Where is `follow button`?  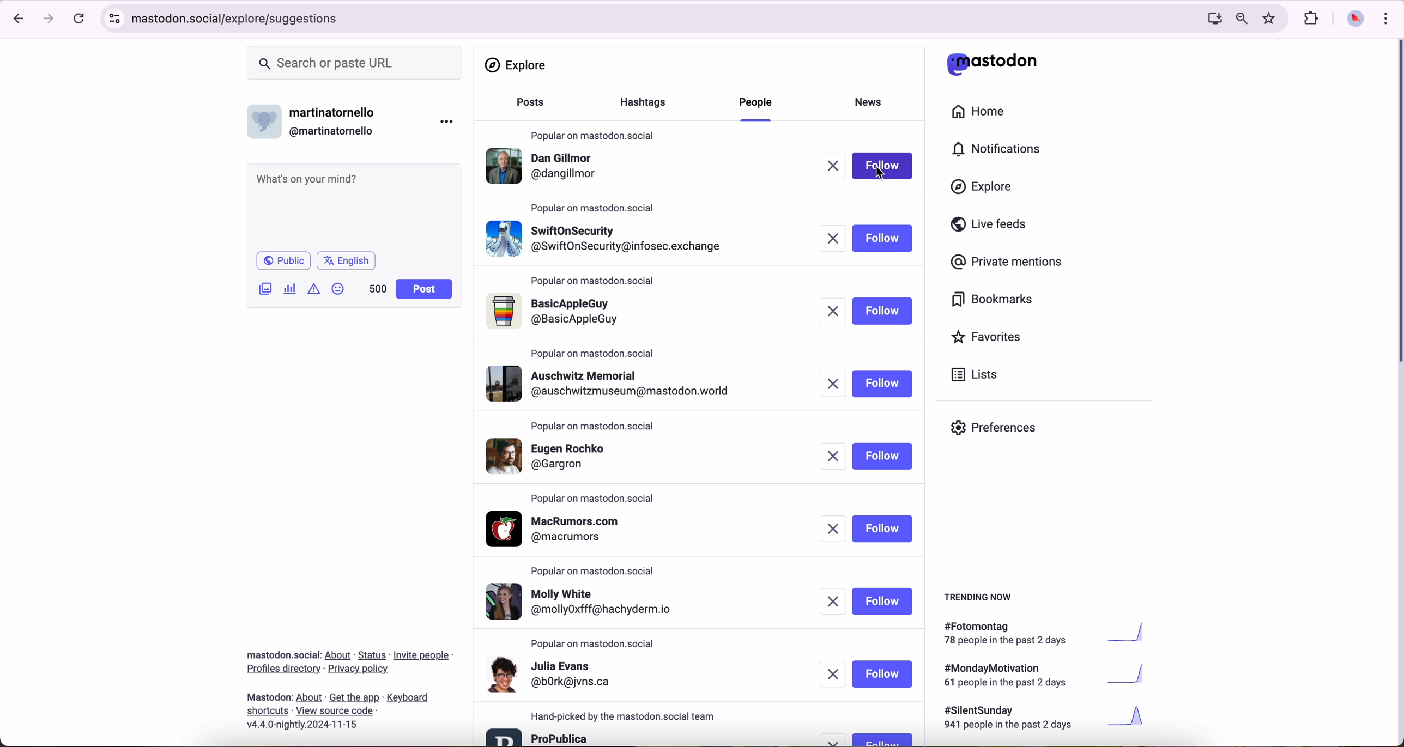 follow button is located at coordinates (882, 602).